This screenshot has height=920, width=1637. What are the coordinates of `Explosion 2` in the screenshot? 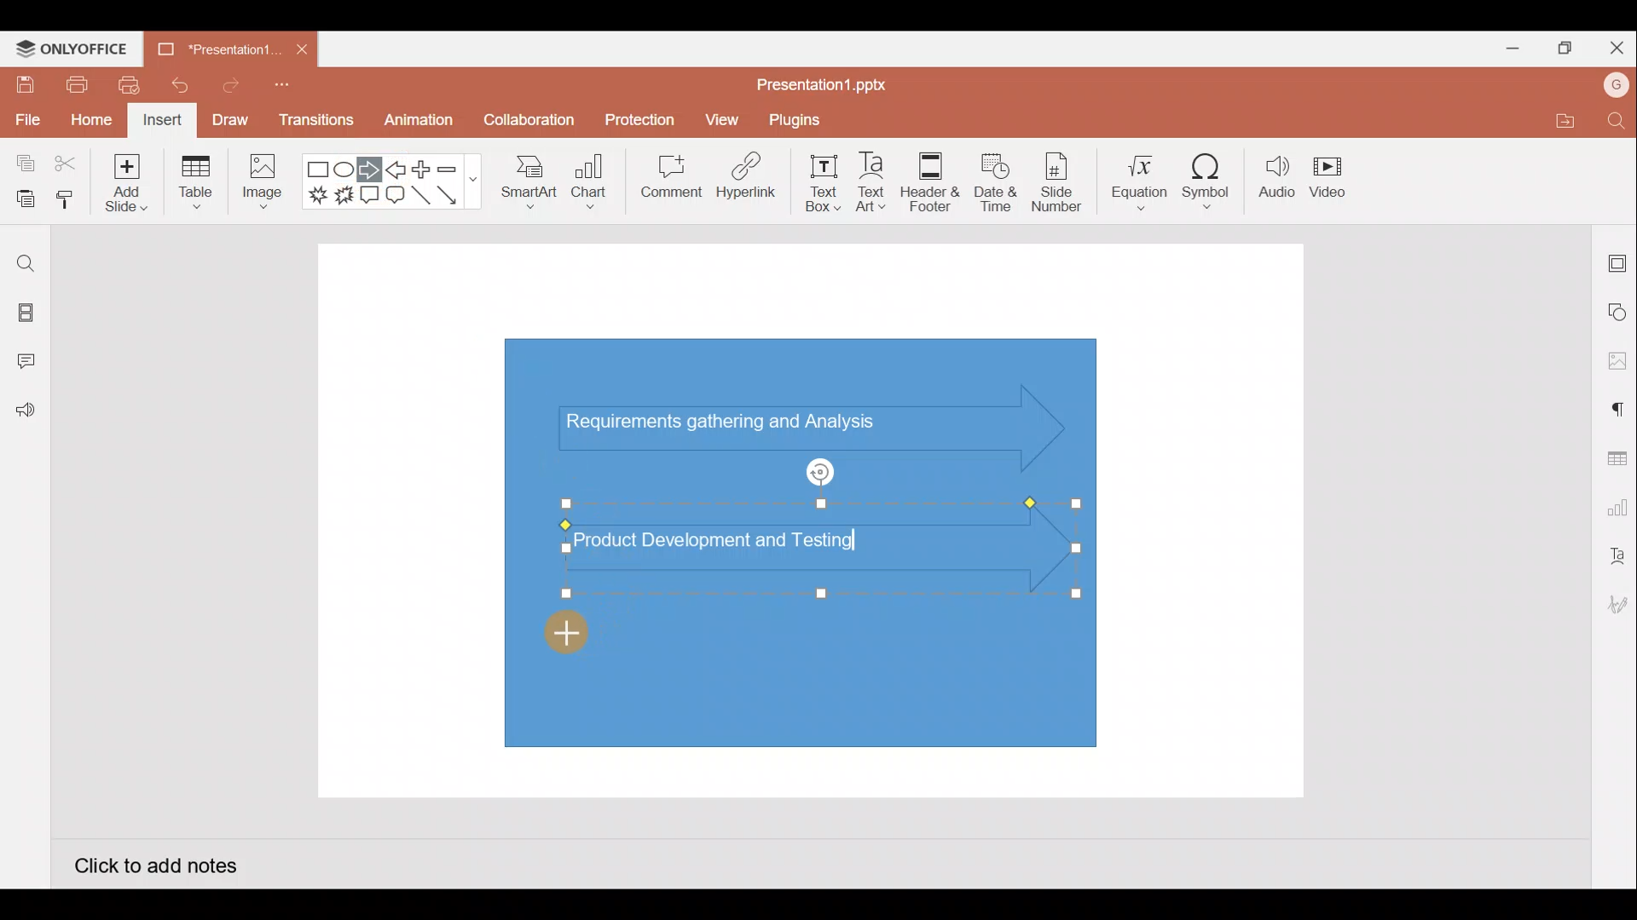 It's located at (344, 197).